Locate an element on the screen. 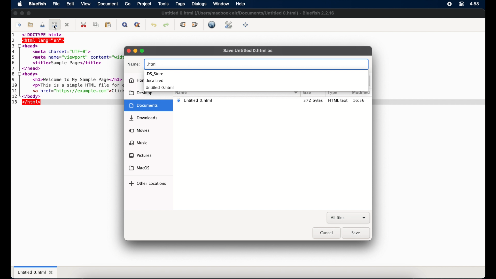 This screenshot has height=279, width=496. maximize is located at coordinates (29, 13).